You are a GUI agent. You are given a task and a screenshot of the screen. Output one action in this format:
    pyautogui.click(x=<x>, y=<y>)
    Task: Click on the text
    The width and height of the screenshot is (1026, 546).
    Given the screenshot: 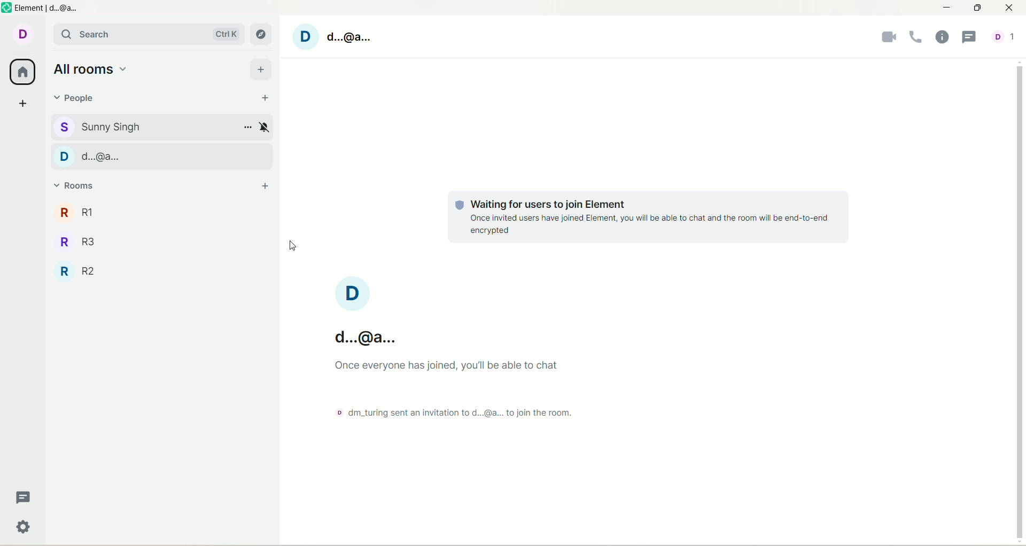 What is the action you would take?
    pyautogui.click(x=643, y=218)
    